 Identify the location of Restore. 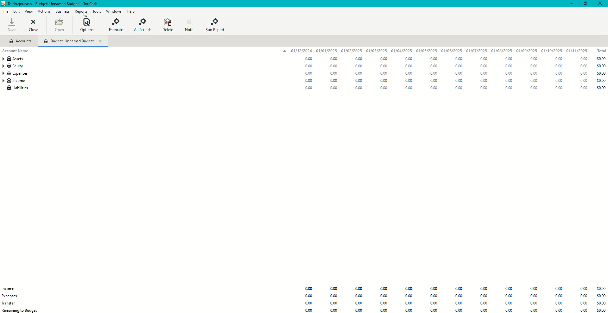
(586, 4).